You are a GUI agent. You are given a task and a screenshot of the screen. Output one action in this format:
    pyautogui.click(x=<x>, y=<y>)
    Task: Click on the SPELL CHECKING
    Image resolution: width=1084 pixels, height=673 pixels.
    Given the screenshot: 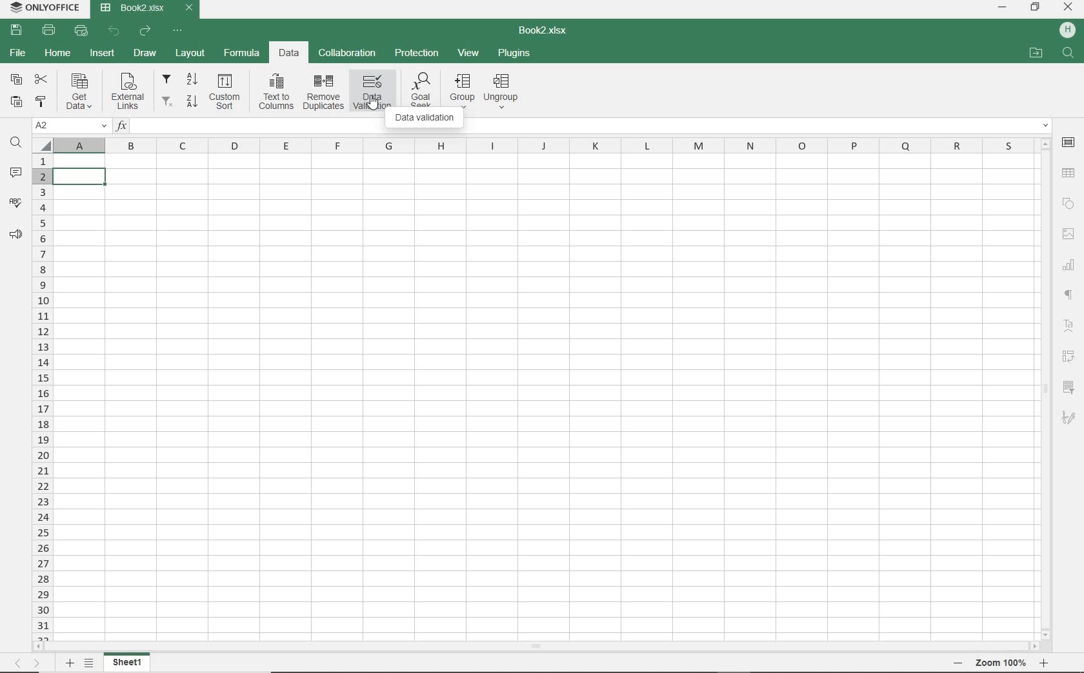 What is the action you would take?
    pyautogui.click(x=16, y=202)
    